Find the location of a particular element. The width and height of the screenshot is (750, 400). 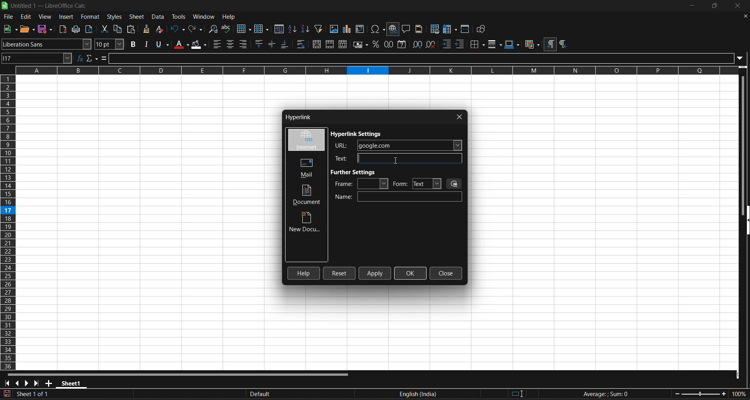

internet is located at coordinates (306, 140).